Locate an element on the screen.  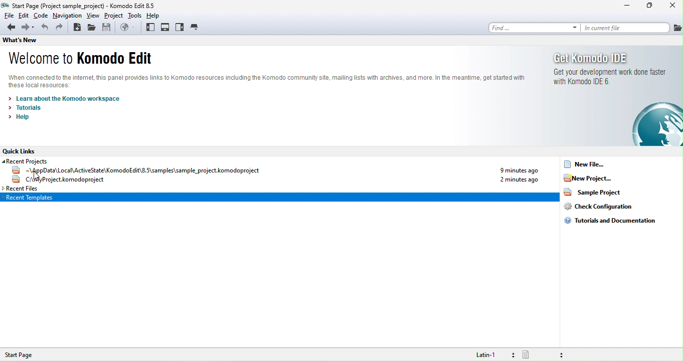
welcome comodo edit is located at coordinates (87, 60).